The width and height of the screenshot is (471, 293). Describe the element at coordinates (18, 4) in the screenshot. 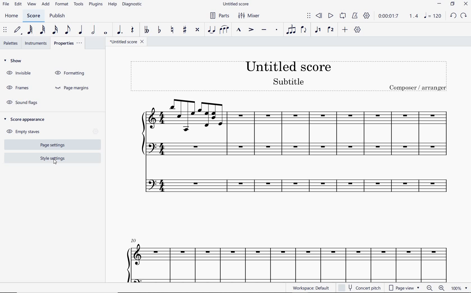

I see `EDIT` at that location.